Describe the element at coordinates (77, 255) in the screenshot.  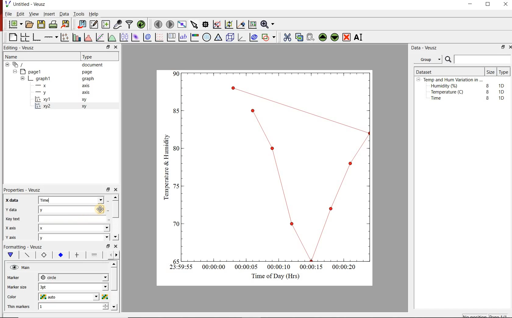
I see `error bar line` at that location.